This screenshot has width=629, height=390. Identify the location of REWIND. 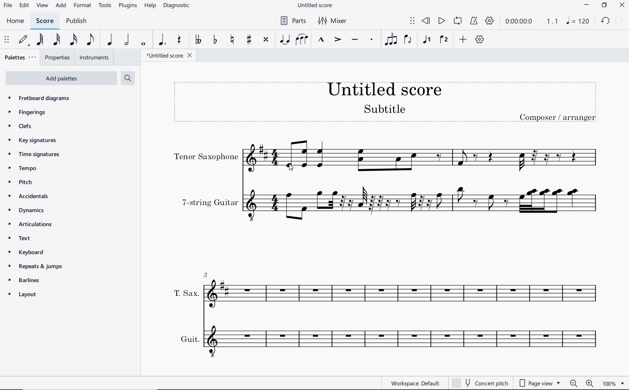
(427, 20).